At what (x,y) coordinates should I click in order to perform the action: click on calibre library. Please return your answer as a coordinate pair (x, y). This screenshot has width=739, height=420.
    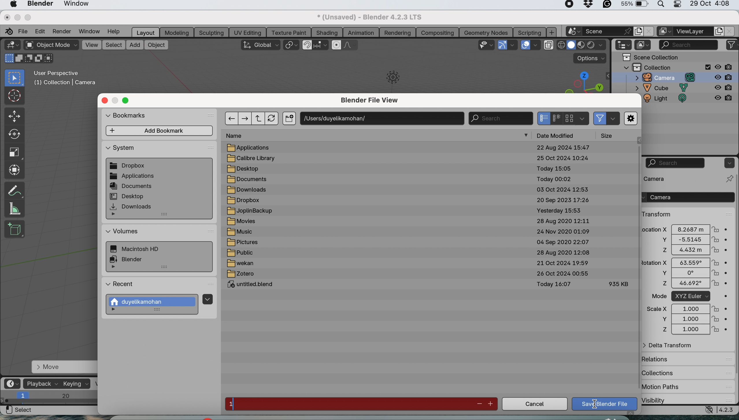
    Looking at the image, I should click on (253, 158).